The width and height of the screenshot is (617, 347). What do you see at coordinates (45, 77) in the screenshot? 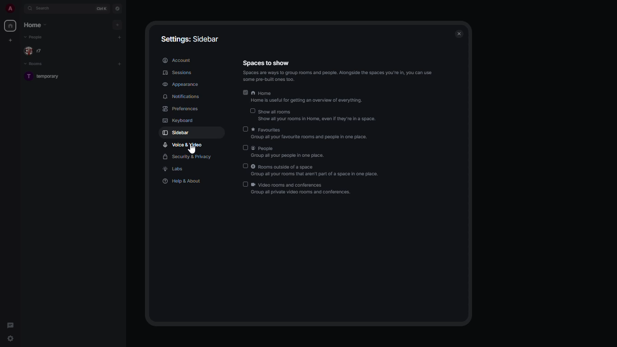
I see `room` at bounding box center [45, 77].